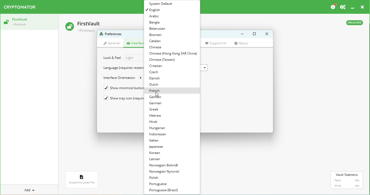 The height and width of the screenshot is (195, 370). I want to click on Close, so click(265, 34).